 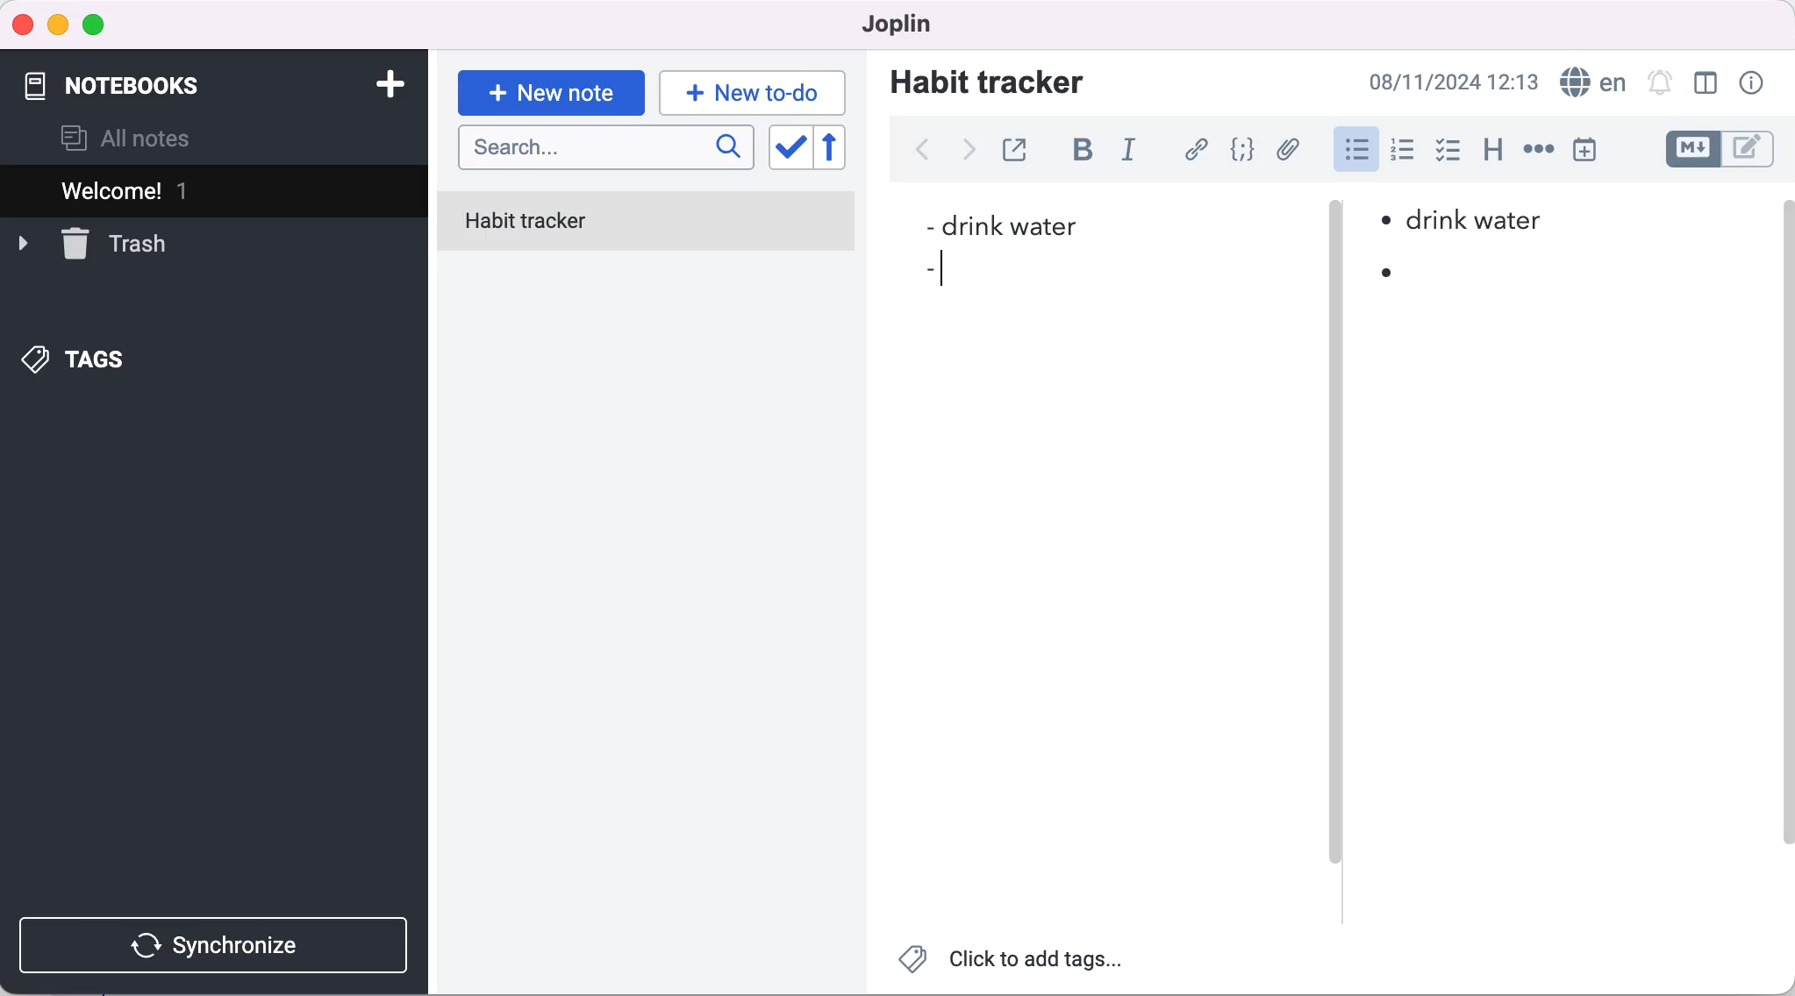 What do you see at coordinates (1723, 149) in the screenshot?
I see `toggle editors` at bounding box center [1723, 149].